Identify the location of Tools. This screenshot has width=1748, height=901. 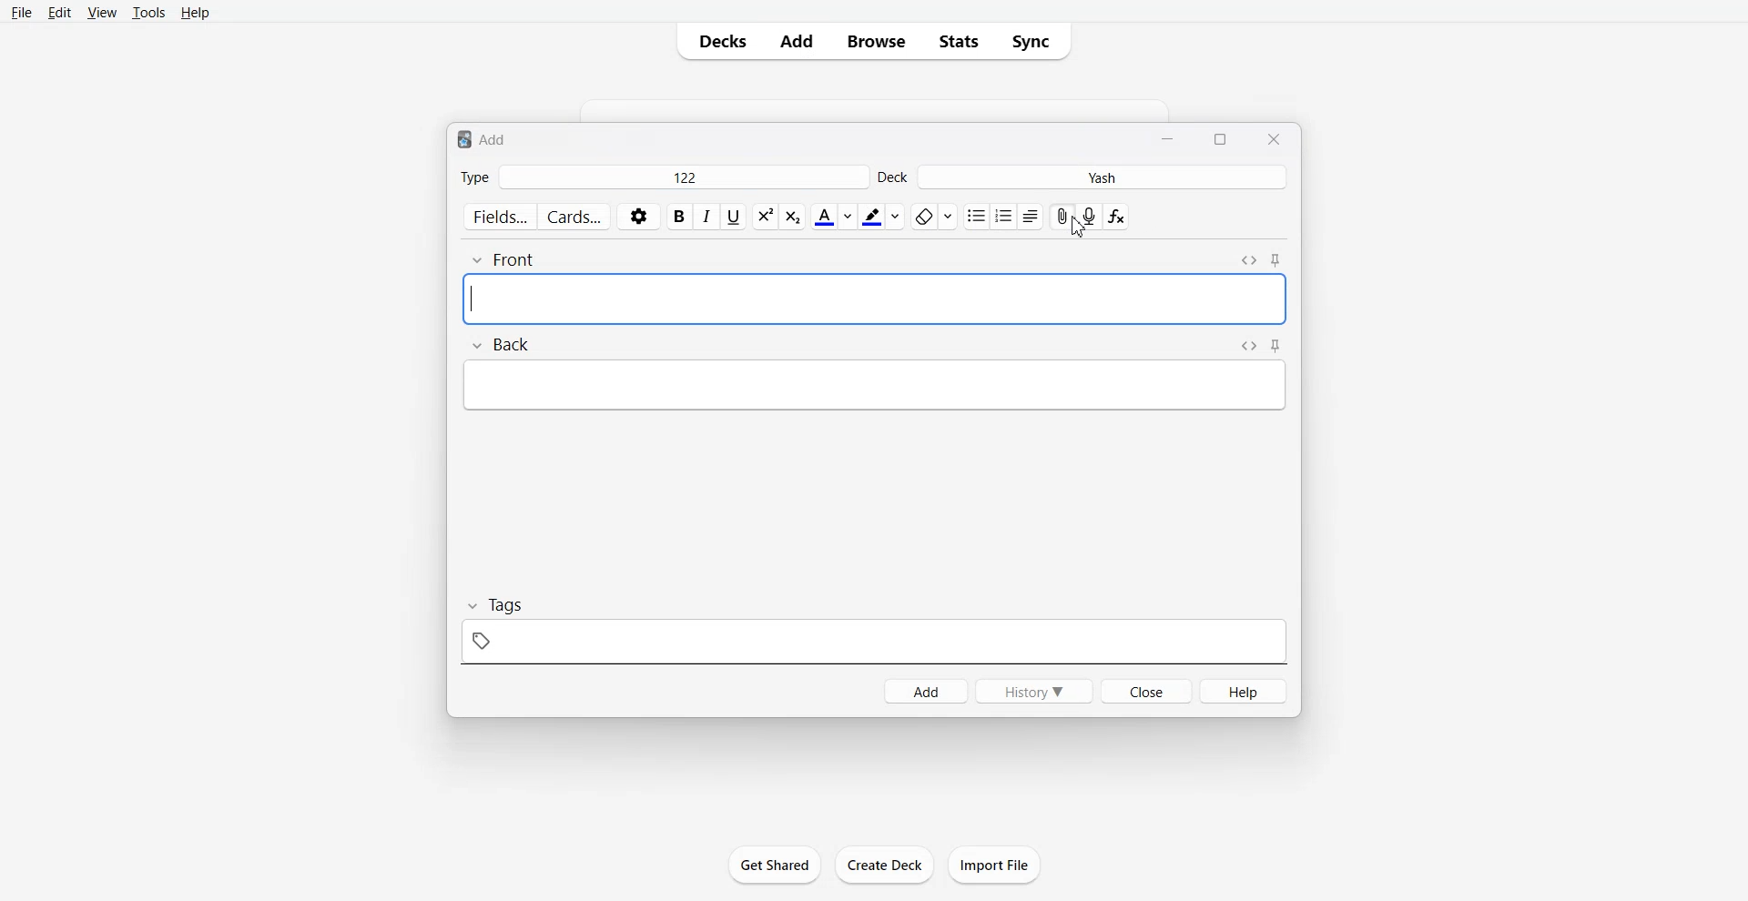
(147, 14).